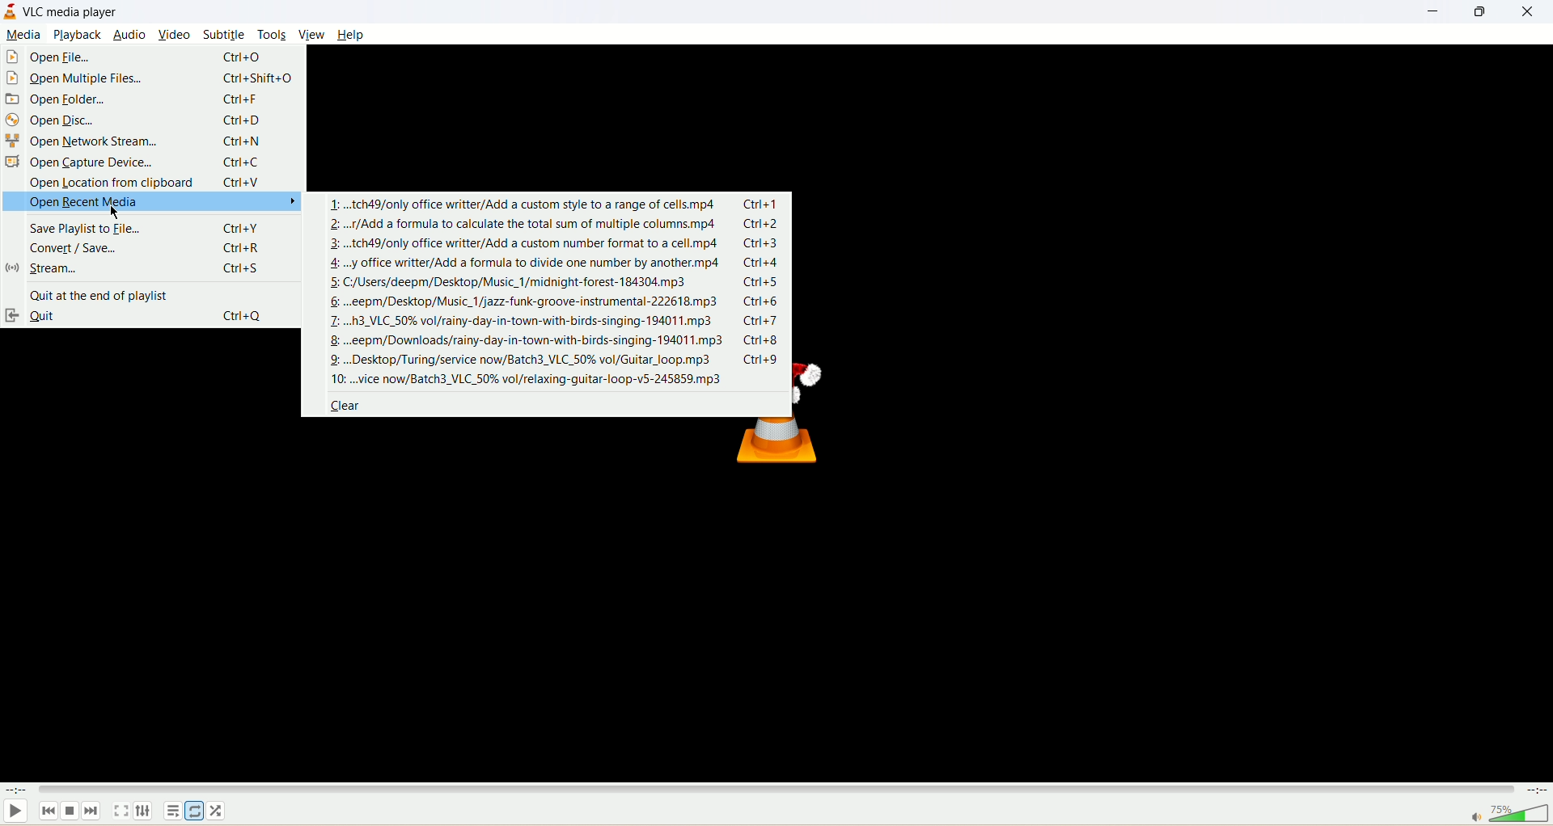 The height and width of the screenshot is (826, 1553). Describe the element at coordinates (765, 282) in the screenshot. I see `ctrl+5` at that location.